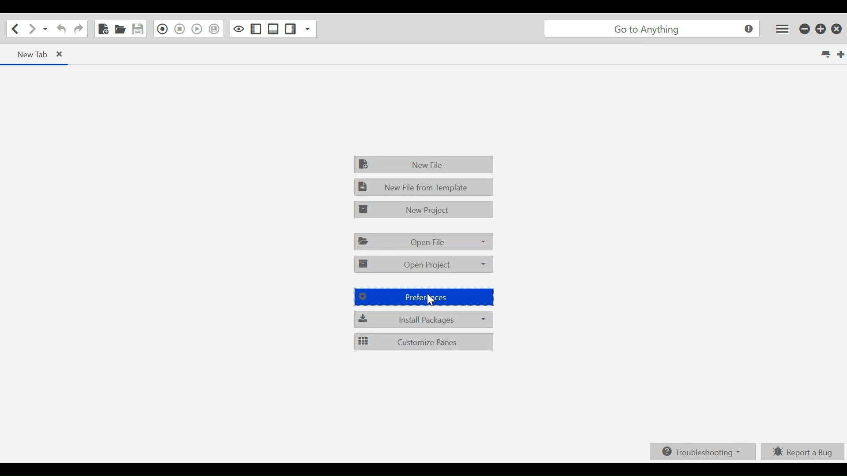  I want to click on Record in Macro, so click(161, 29).